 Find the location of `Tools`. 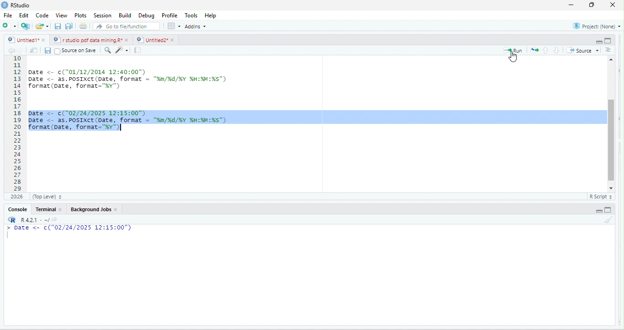

Tools is located at coordinates (190, 16).